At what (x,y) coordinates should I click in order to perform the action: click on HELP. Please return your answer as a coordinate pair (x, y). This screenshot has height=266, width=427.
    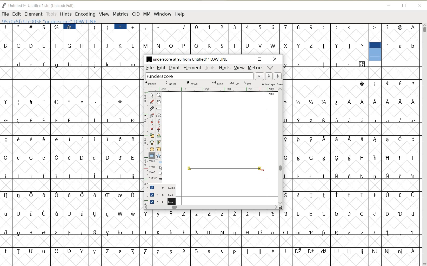
    Looking at the image, I should click on (180, 15).